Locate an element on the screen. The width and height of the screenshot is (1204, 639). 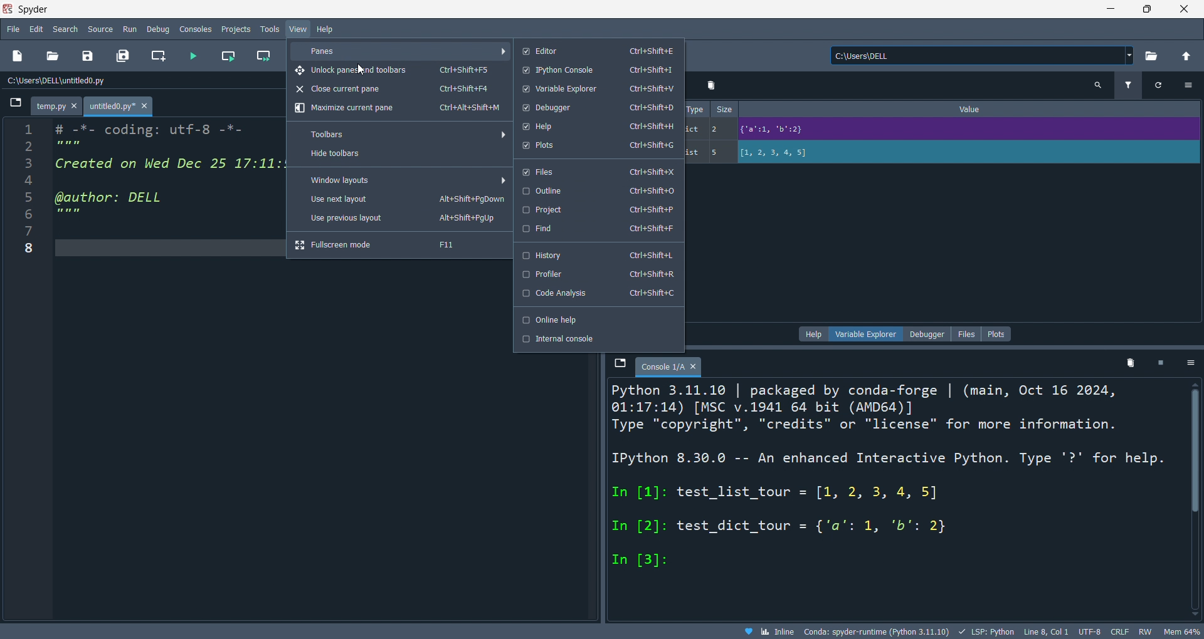
cursor is located at coordinates (361, 63).